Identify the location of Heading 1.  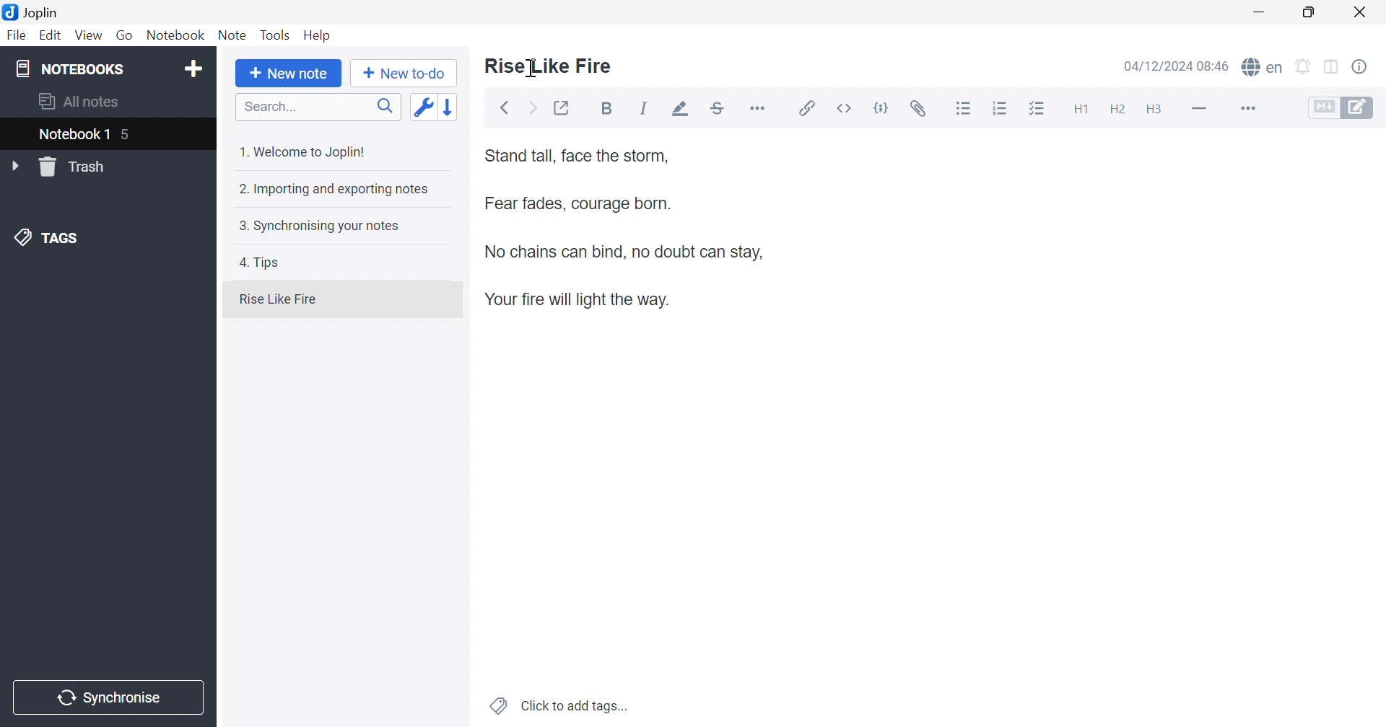
(1080, 108).